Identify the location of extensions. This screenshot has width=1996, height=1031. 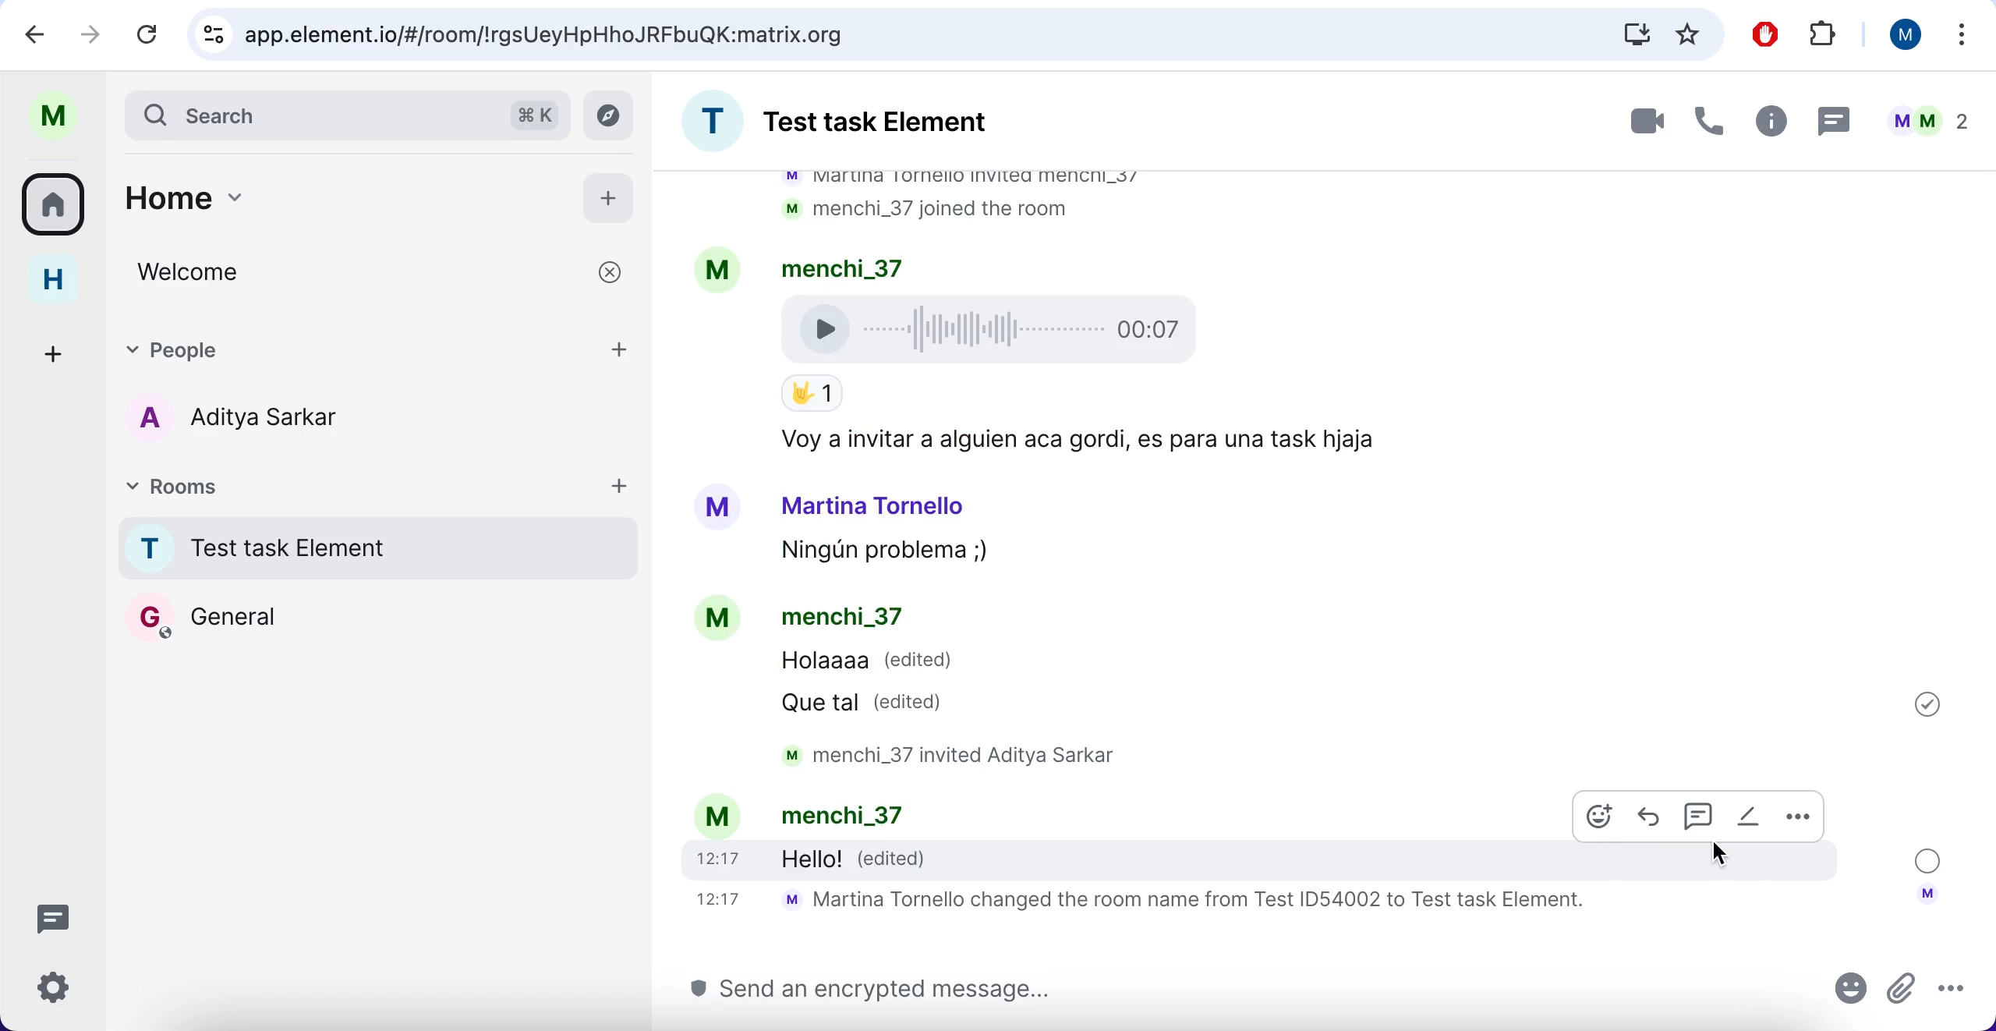
(1832, 34).